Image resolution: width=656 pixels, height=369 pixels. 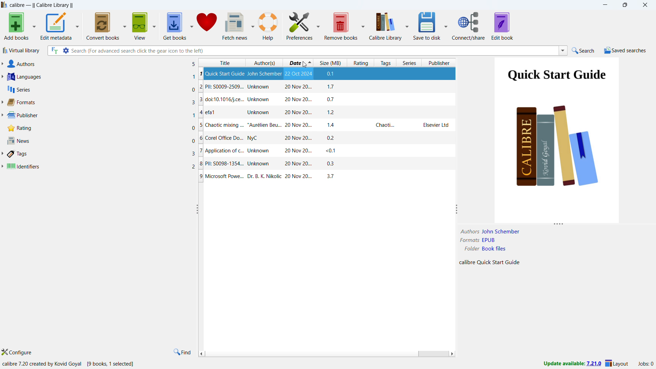 What do you see at coordinates (433, 125) in the screenshot?
I see `Elsevier Ltd` at bounding box center [433, 125].